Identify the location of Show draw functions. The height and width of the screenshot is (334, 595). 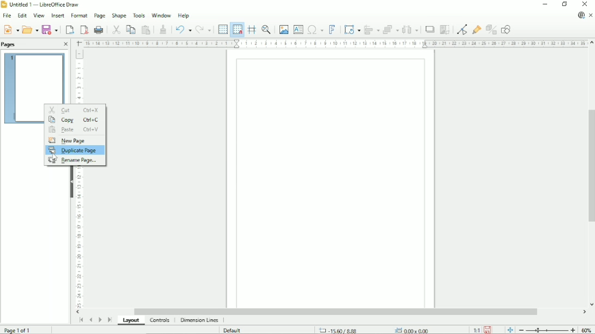
(506, 29).